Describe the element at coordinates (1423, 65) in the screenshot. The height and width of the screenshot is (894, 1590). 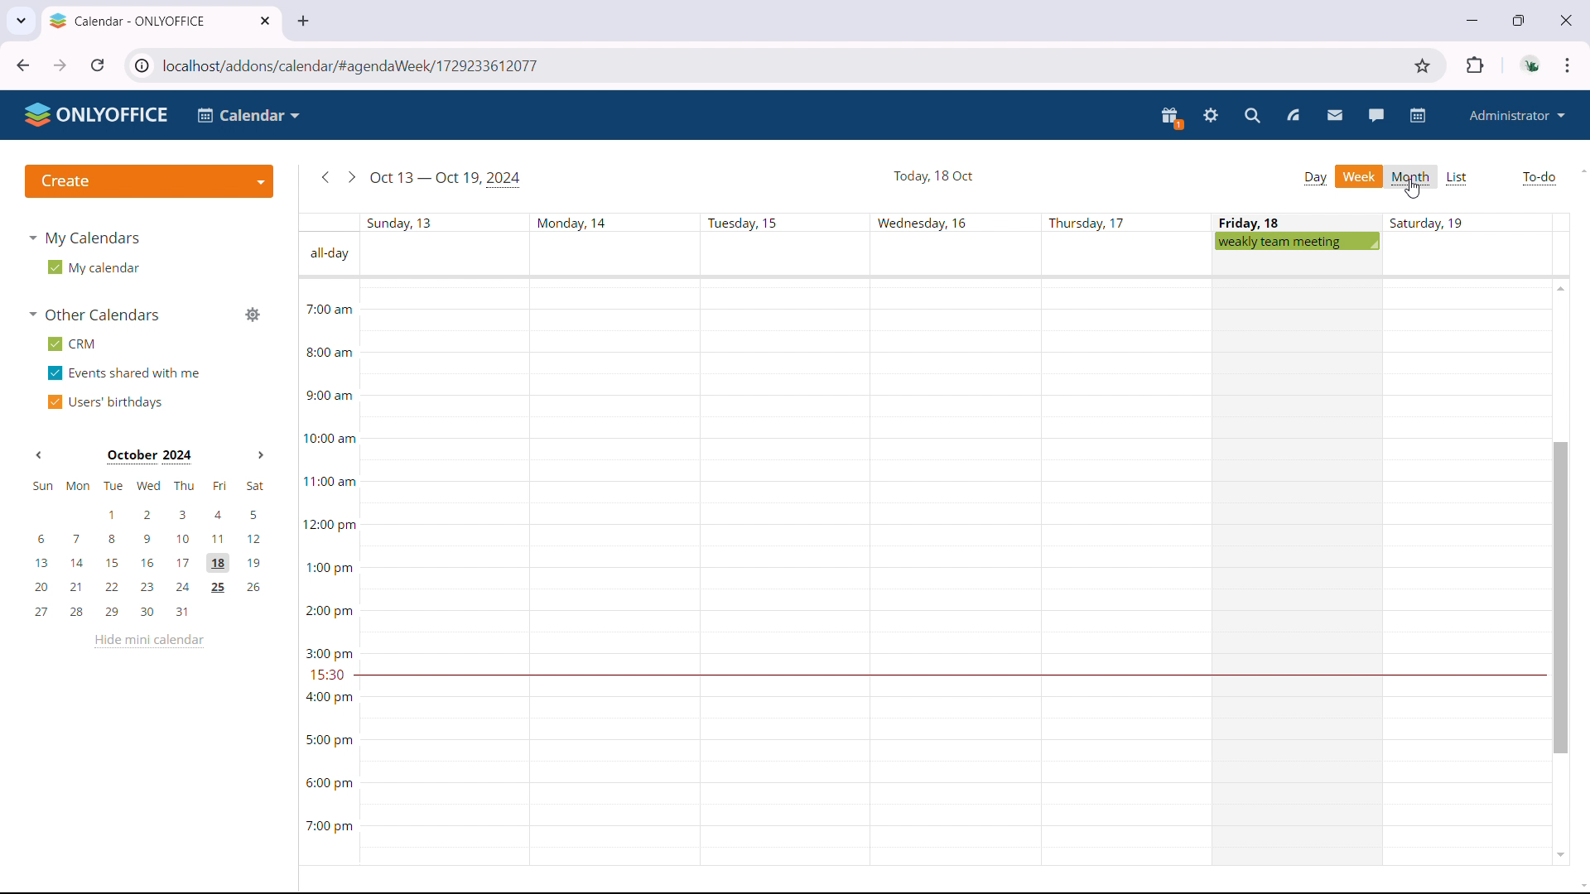
I see `bookmark this tab` at that location.